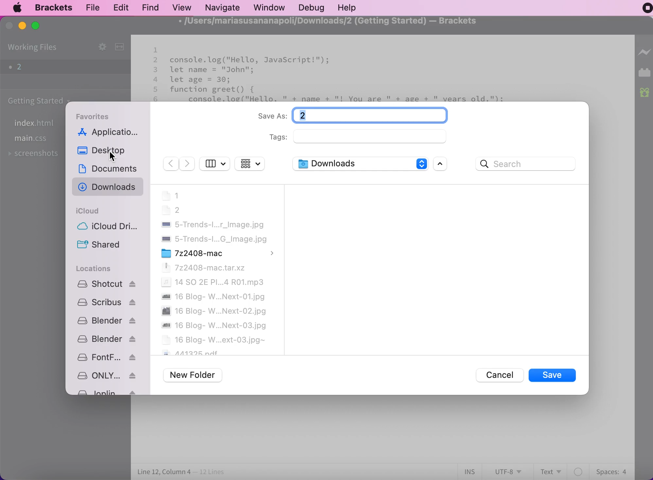 This screenshot has width=653, height=480. Describe the element at coordinates (442, 164) in the screenshot. I see `scroll bar` at that location.